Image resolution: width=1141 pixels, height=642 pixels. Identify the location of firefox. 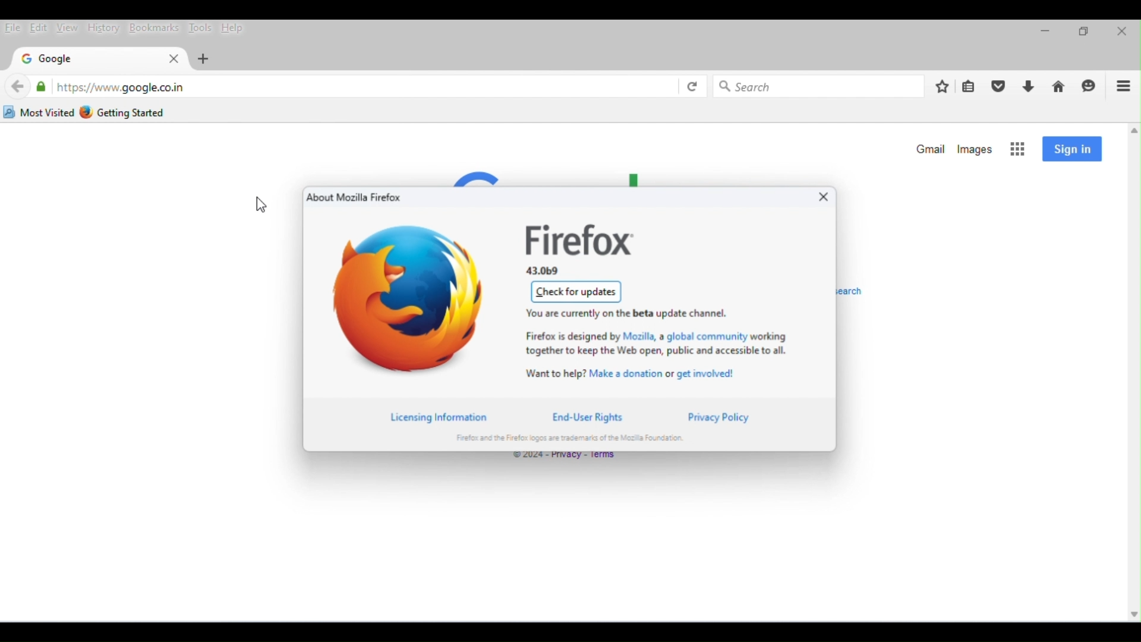
(581, 240).